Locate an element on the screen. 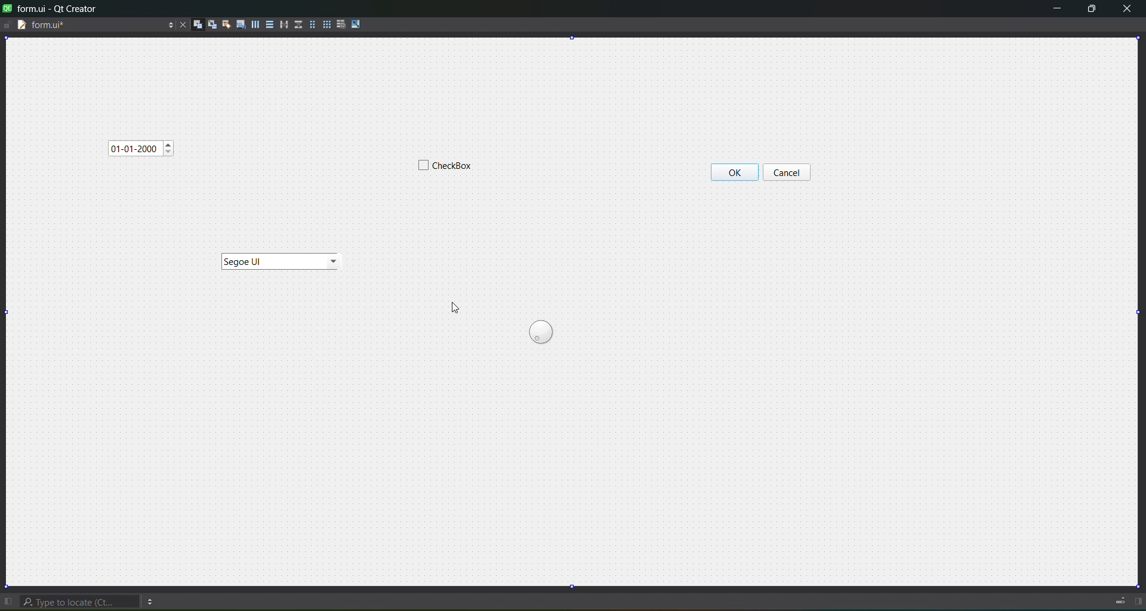 This screenshot has height=611, width=1146. vertical layout is located at coordinates (269, 25).